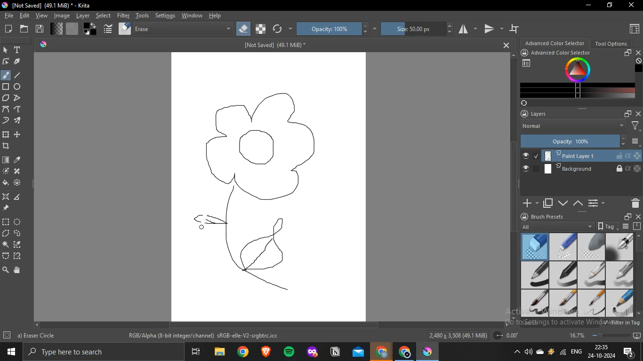  Describe the element at coordinates (529, 200) in the screenshot. I see `Add` at that location.